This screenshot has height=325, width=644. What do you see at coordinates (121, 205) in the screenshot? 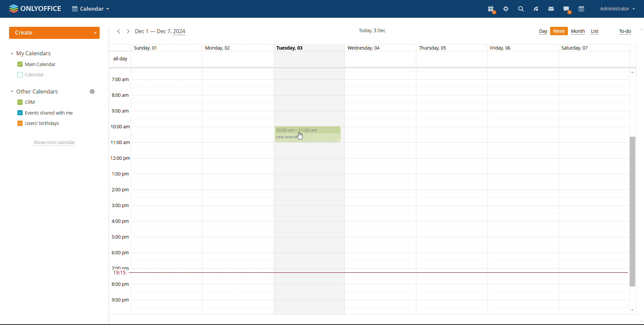
I see `3:00 pm` at bounding box center [121, 205].